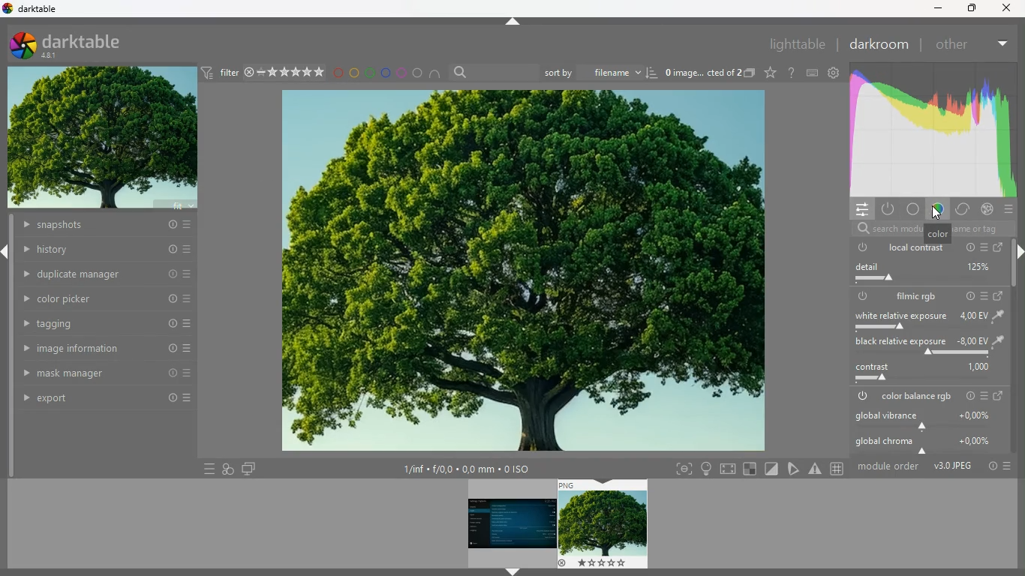 Image resolution: width=1025 pixels, height=576 pixels. What do you see at coordinates (984, 247) in the screenshot?
I see `menu` at bounding box center [984, 247].